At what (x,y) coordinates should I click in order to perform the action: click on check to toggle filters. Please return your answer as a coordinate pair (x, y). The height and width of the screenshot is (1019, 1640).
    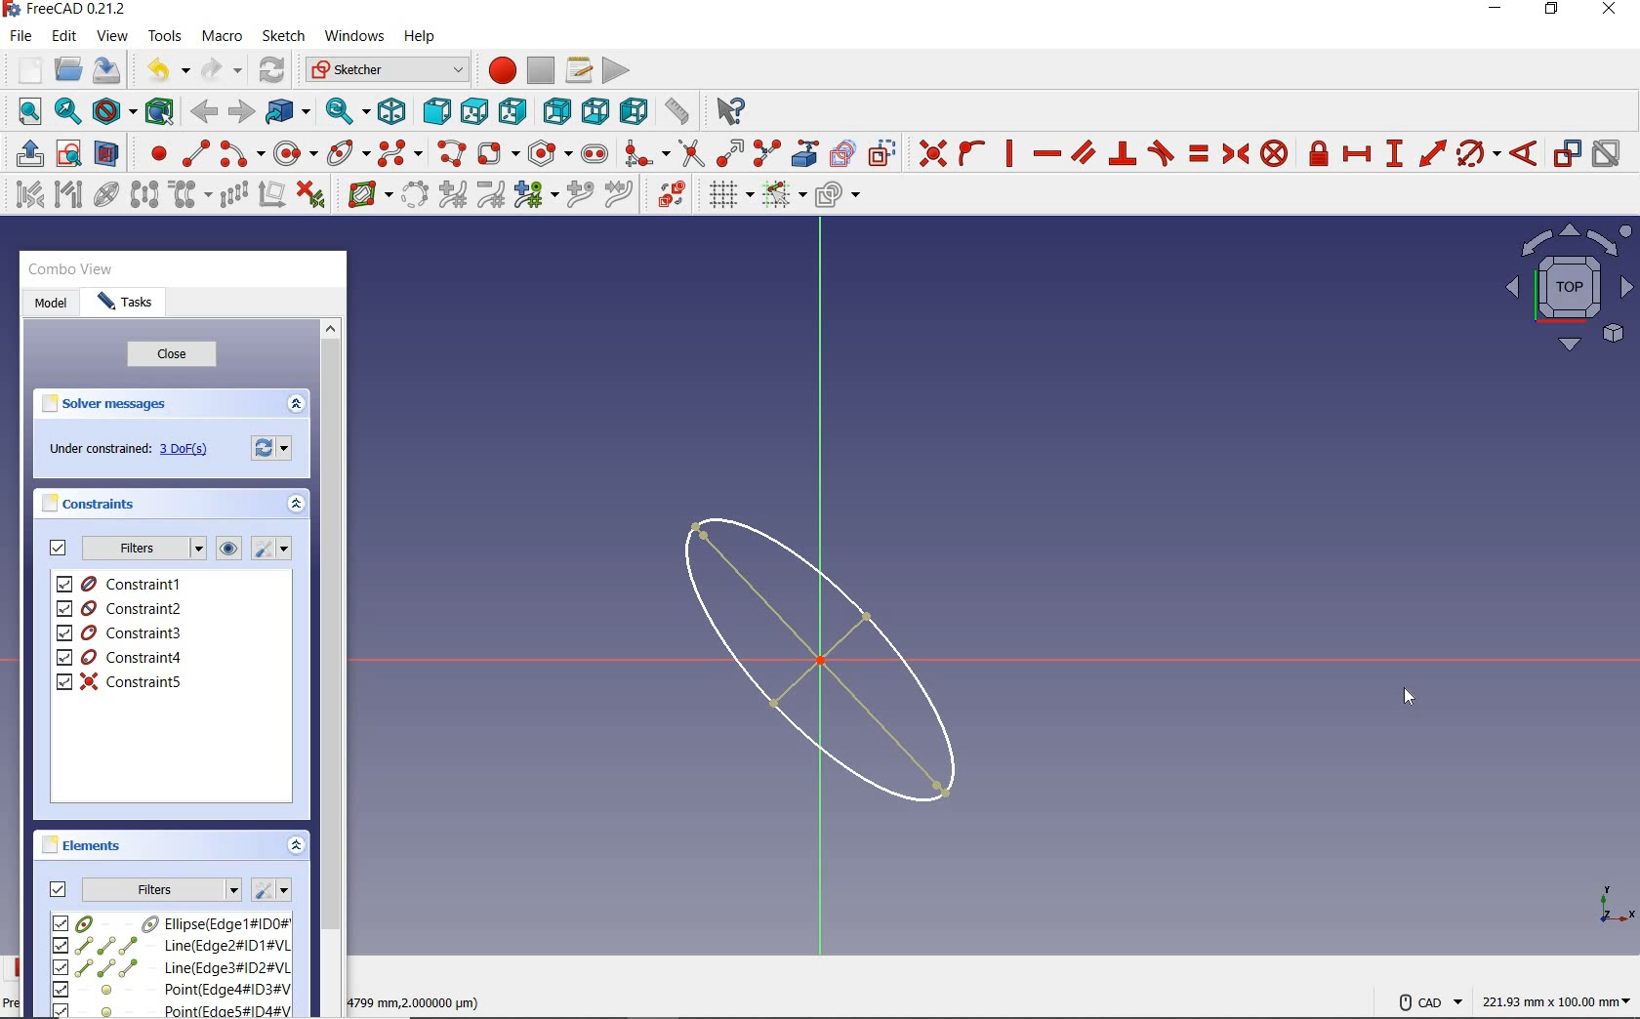
    Looking at the image, I should click on (59, 548).